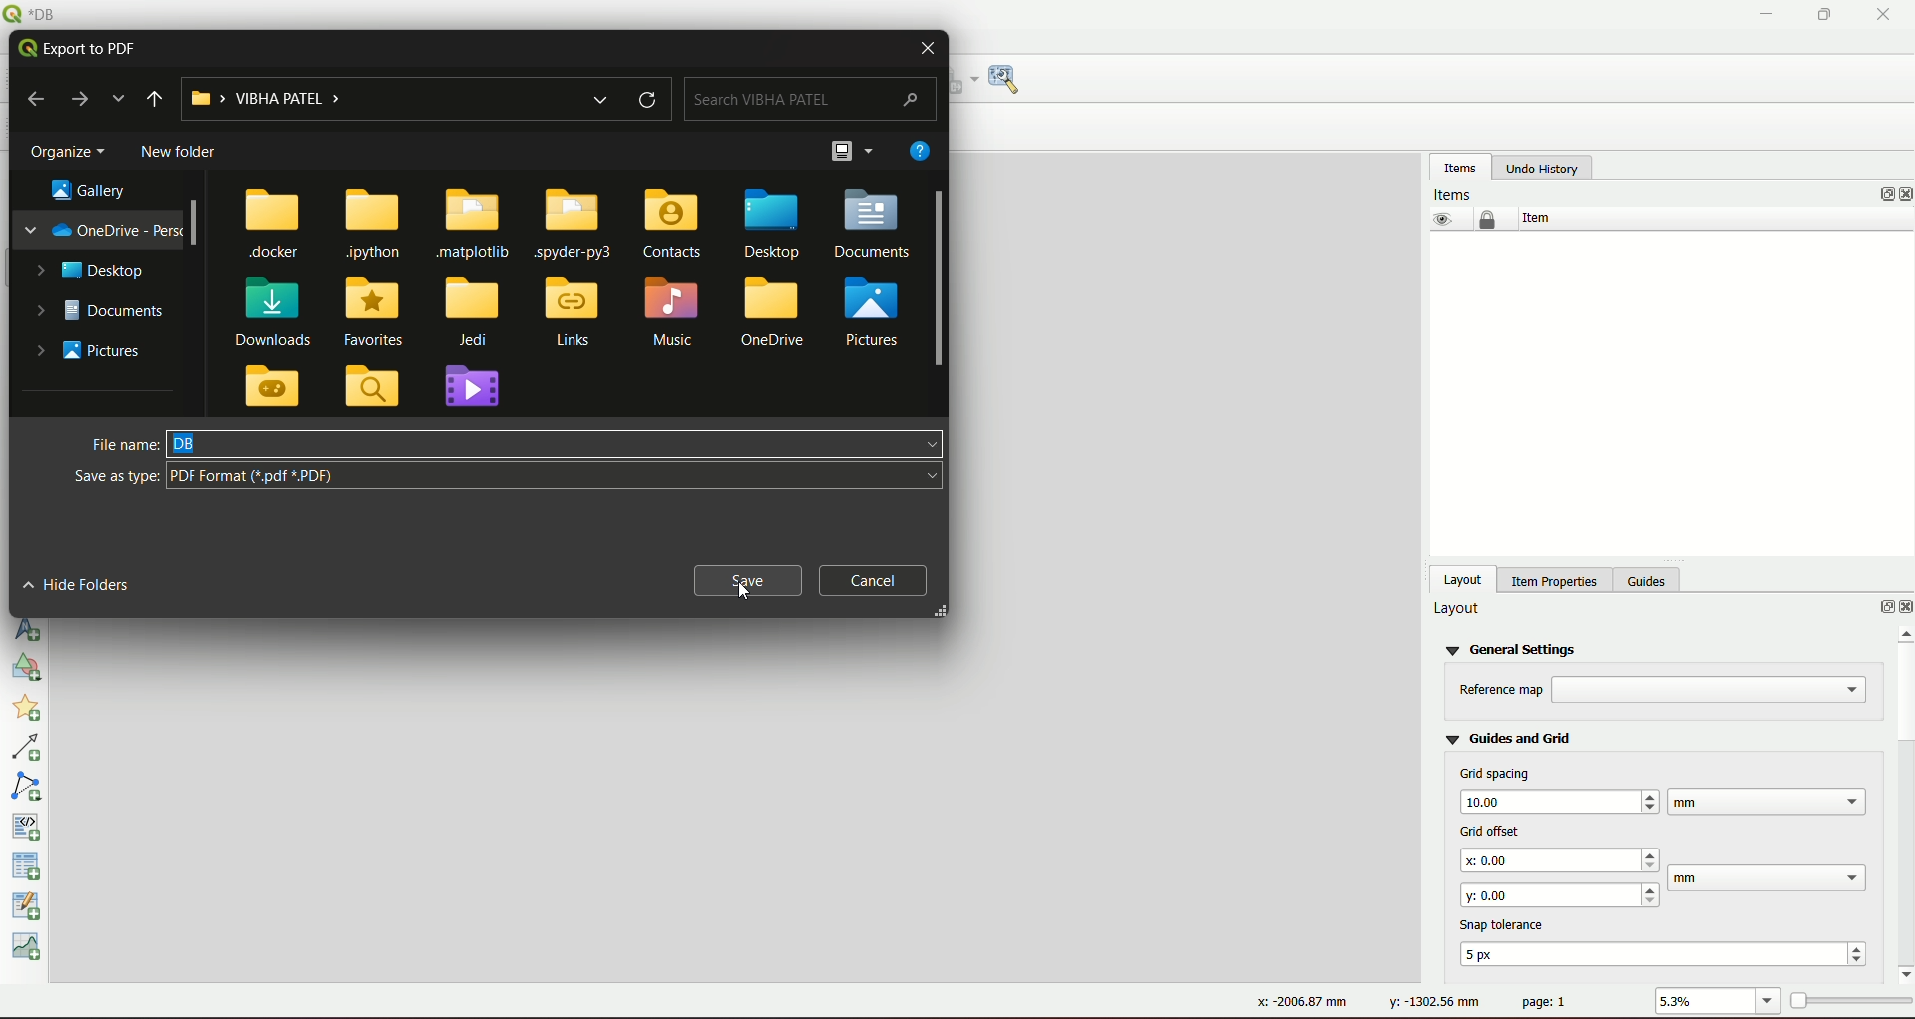 This screenshot has width=1915, height=1019. What do you see at coordinates (477, 390) in the screenshot?
I see `folder` at bounding box center [477, 390].